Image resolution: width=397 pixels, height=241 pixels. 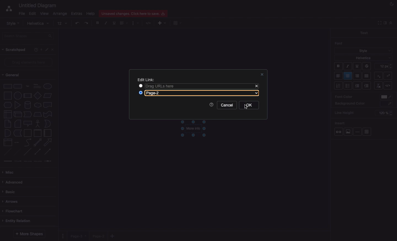 I want to click on step, so click(x=28, y=114).